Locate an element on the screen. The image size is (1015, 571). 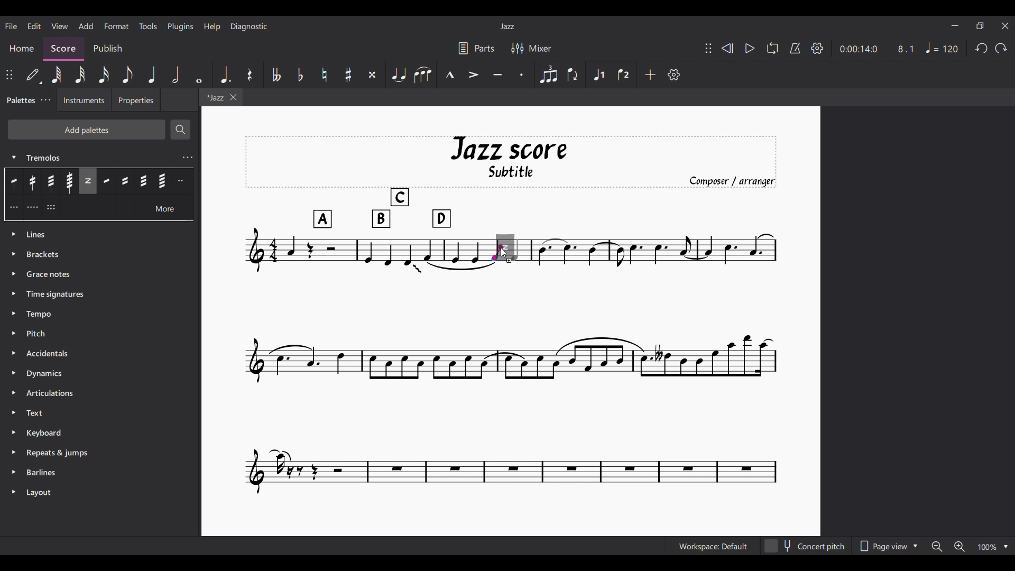
Current score is located at coordinates (511, 380).